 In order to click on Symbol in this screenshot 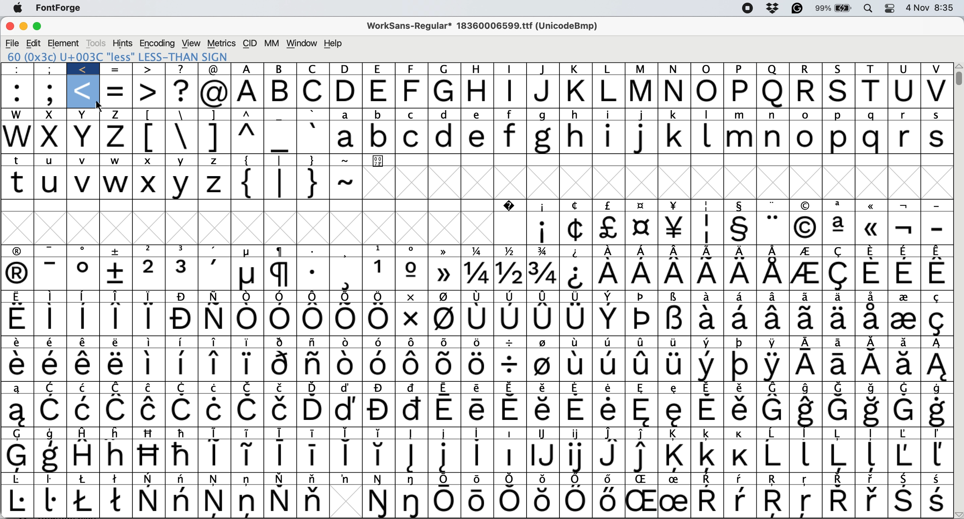, I will do `click(841, 366)`.